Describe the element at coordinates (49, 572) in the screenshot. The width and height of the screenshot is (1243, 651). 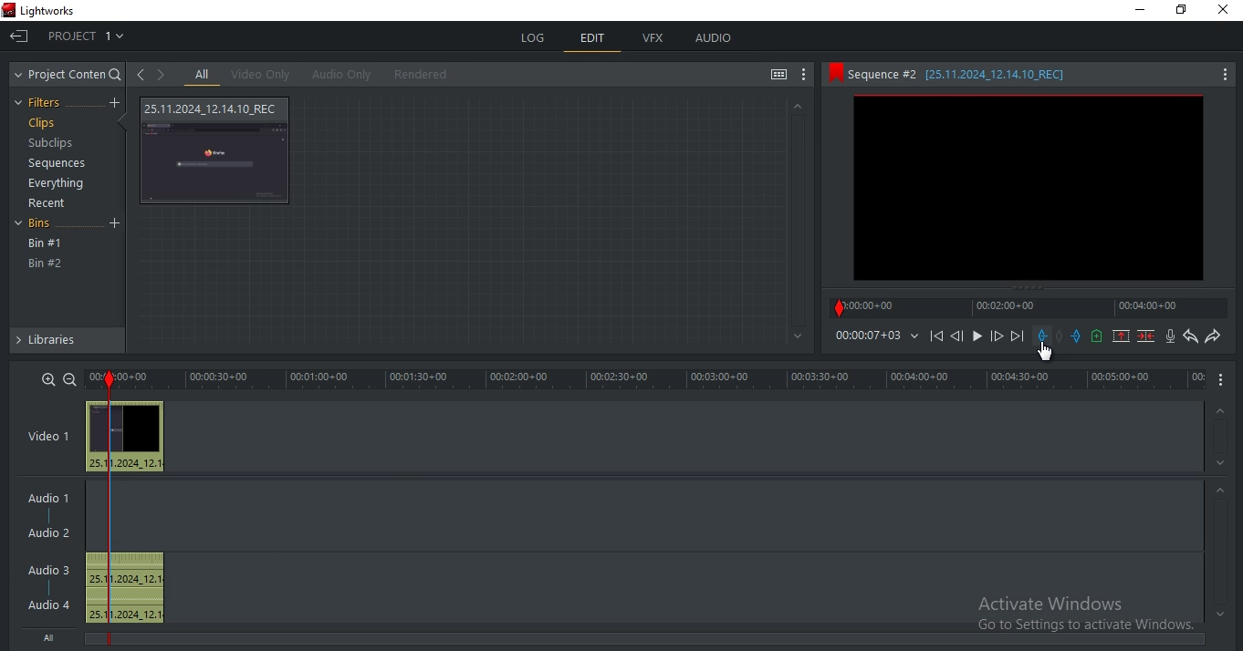
I see ` Audio 3` at that location.